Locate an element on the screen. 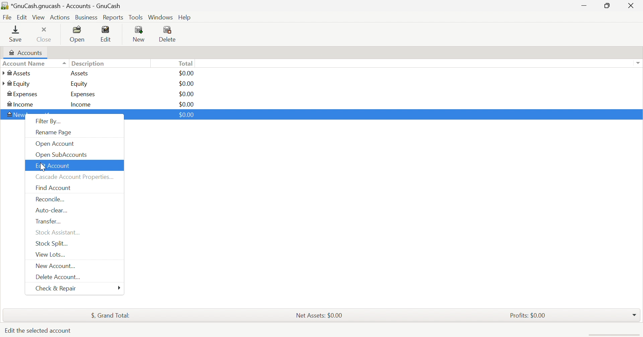  $, Grand Total: is located at coordinates (112, 315).